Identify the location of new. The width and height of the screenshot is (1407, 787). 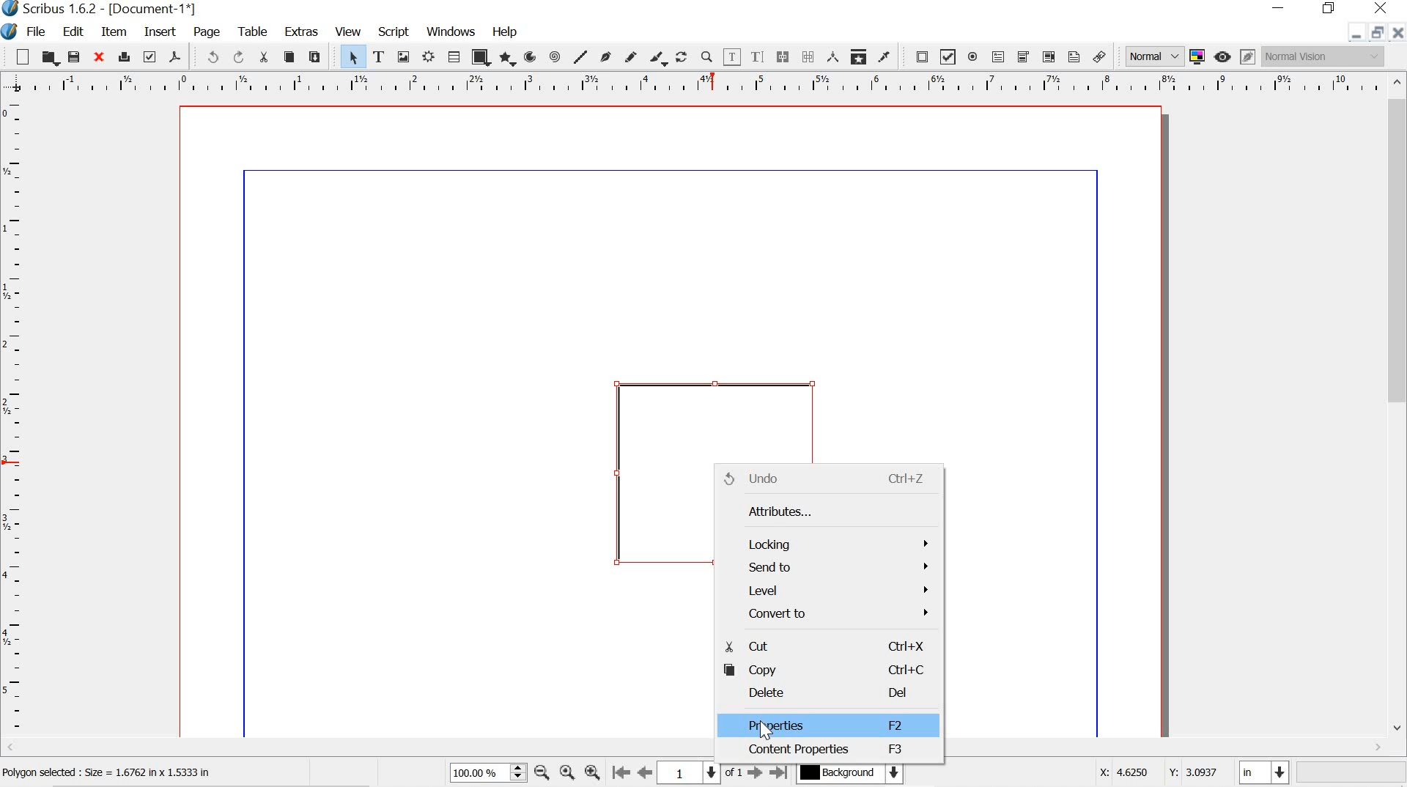
(22, 56).